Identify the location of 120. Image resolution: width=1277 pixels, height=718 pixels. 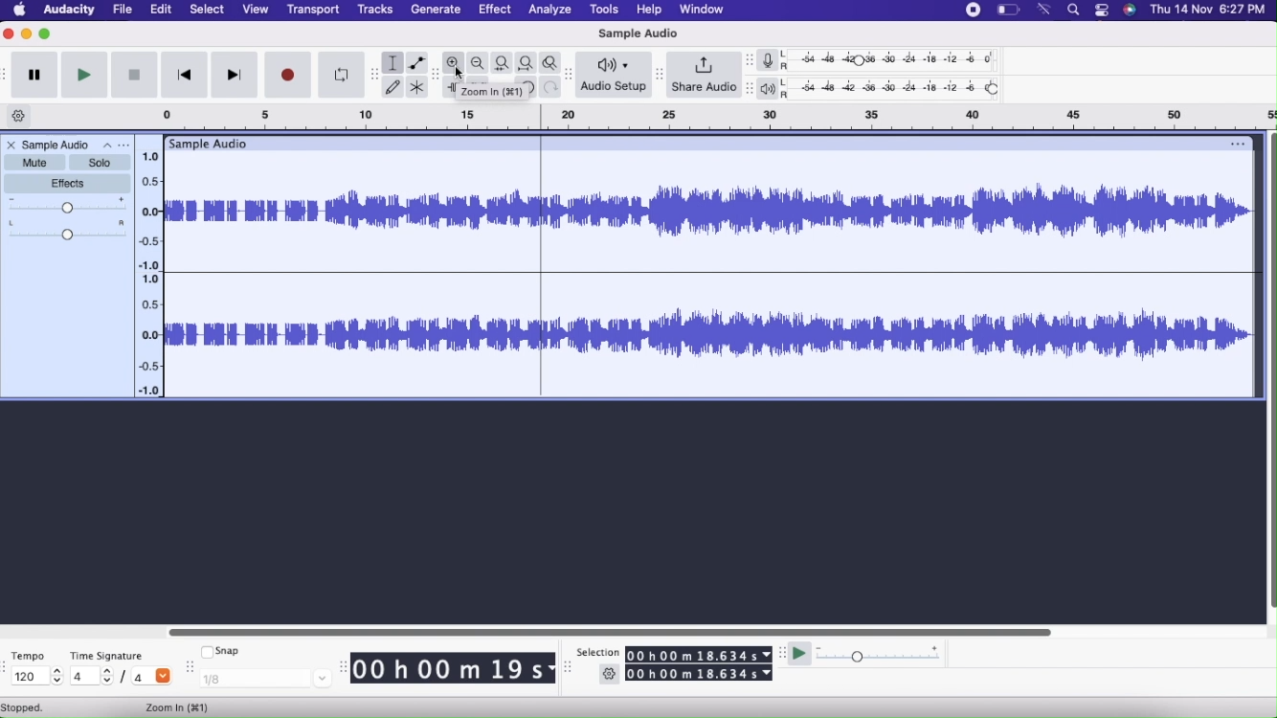
(34, 677).